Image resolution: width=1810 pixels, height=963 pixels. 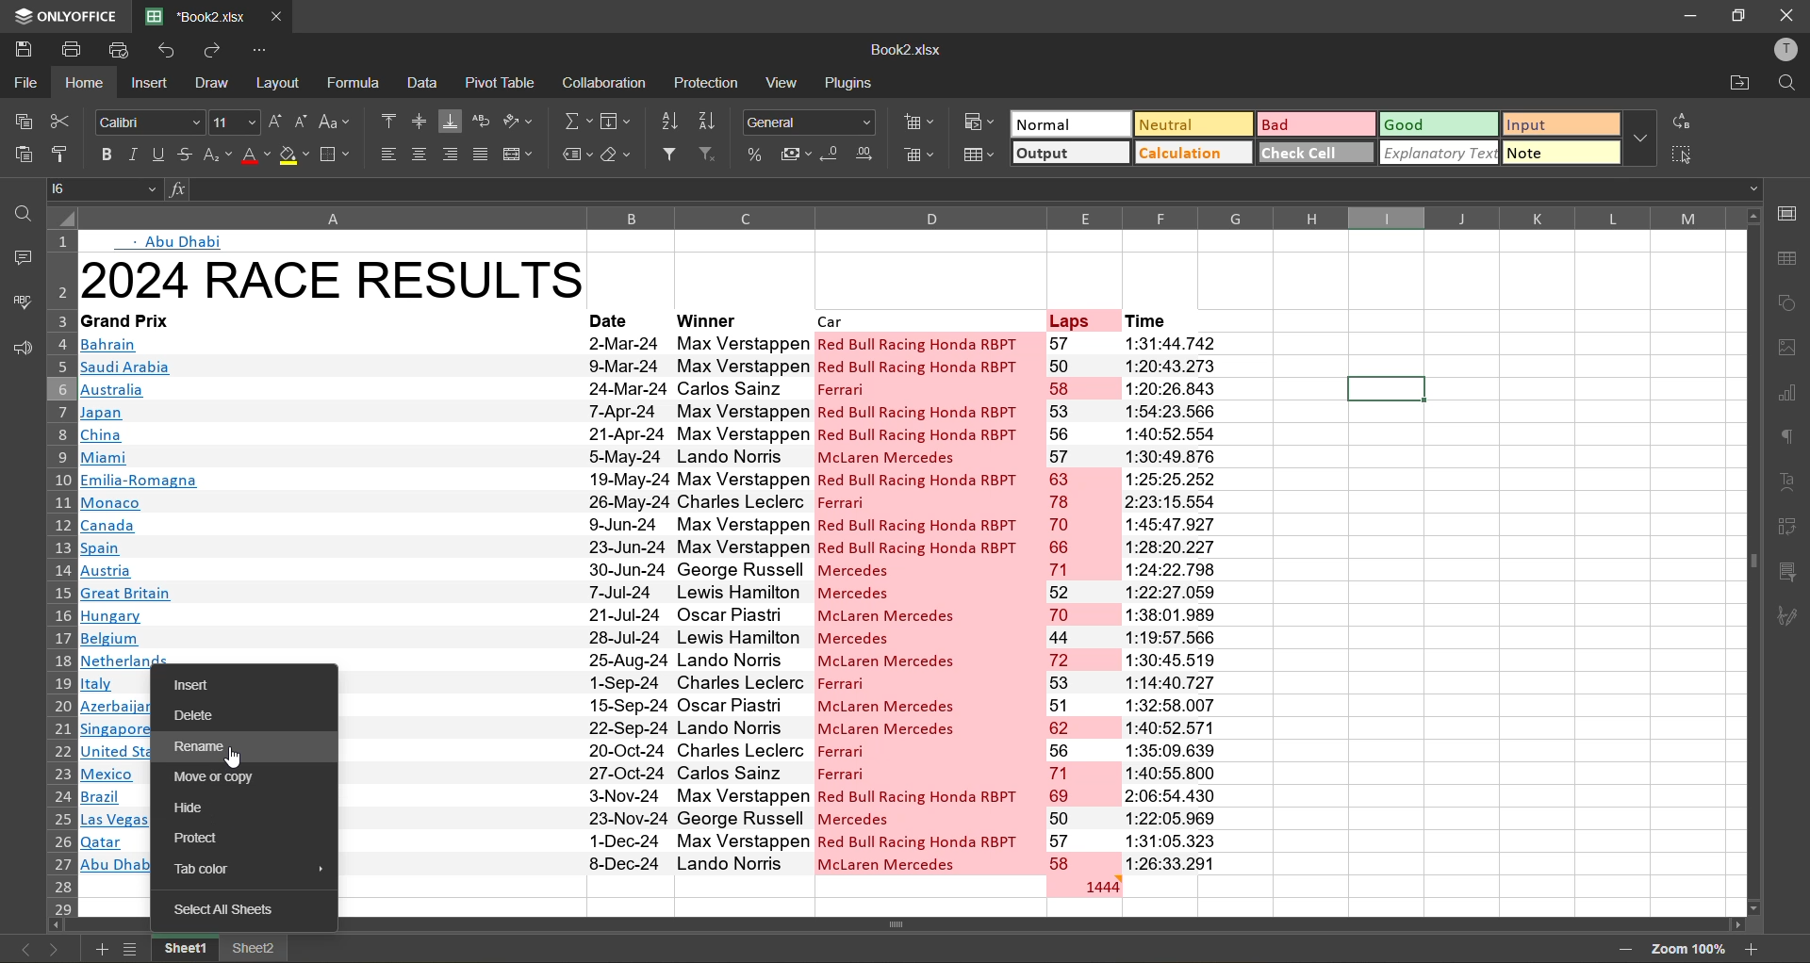 I want to click on delete, so click(x=206, y=717).